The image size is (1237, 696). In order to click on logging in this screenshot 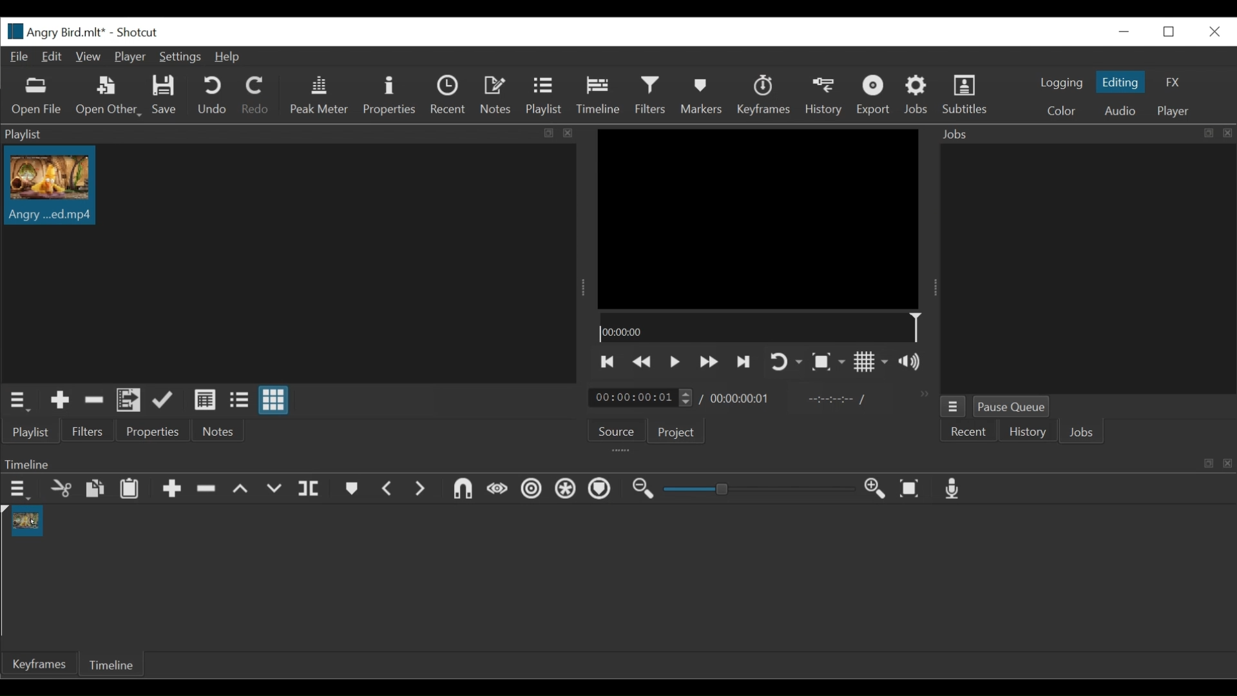, I will do `click(1062, 84)`.